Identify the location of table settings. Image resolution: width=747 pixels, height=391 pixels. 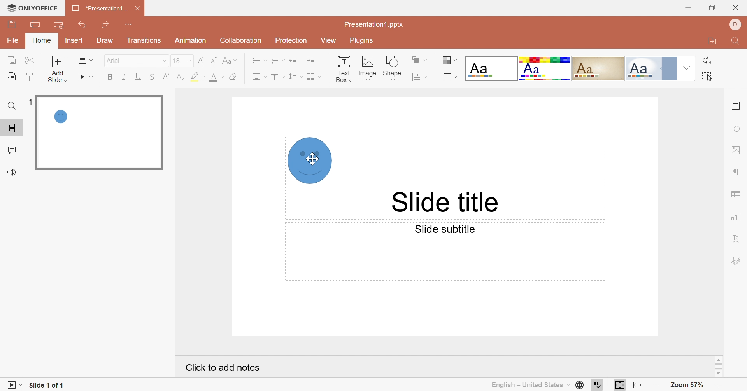
(739, 194).